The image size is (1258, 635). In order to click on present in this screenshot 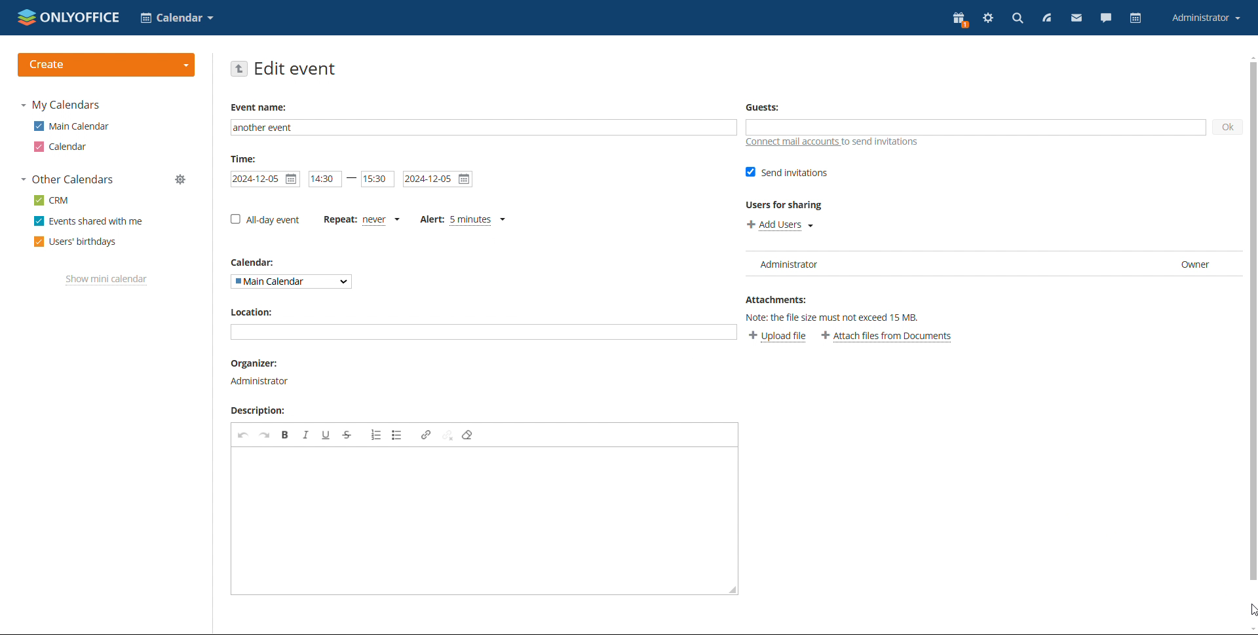, I will do `click(961, 20)`.